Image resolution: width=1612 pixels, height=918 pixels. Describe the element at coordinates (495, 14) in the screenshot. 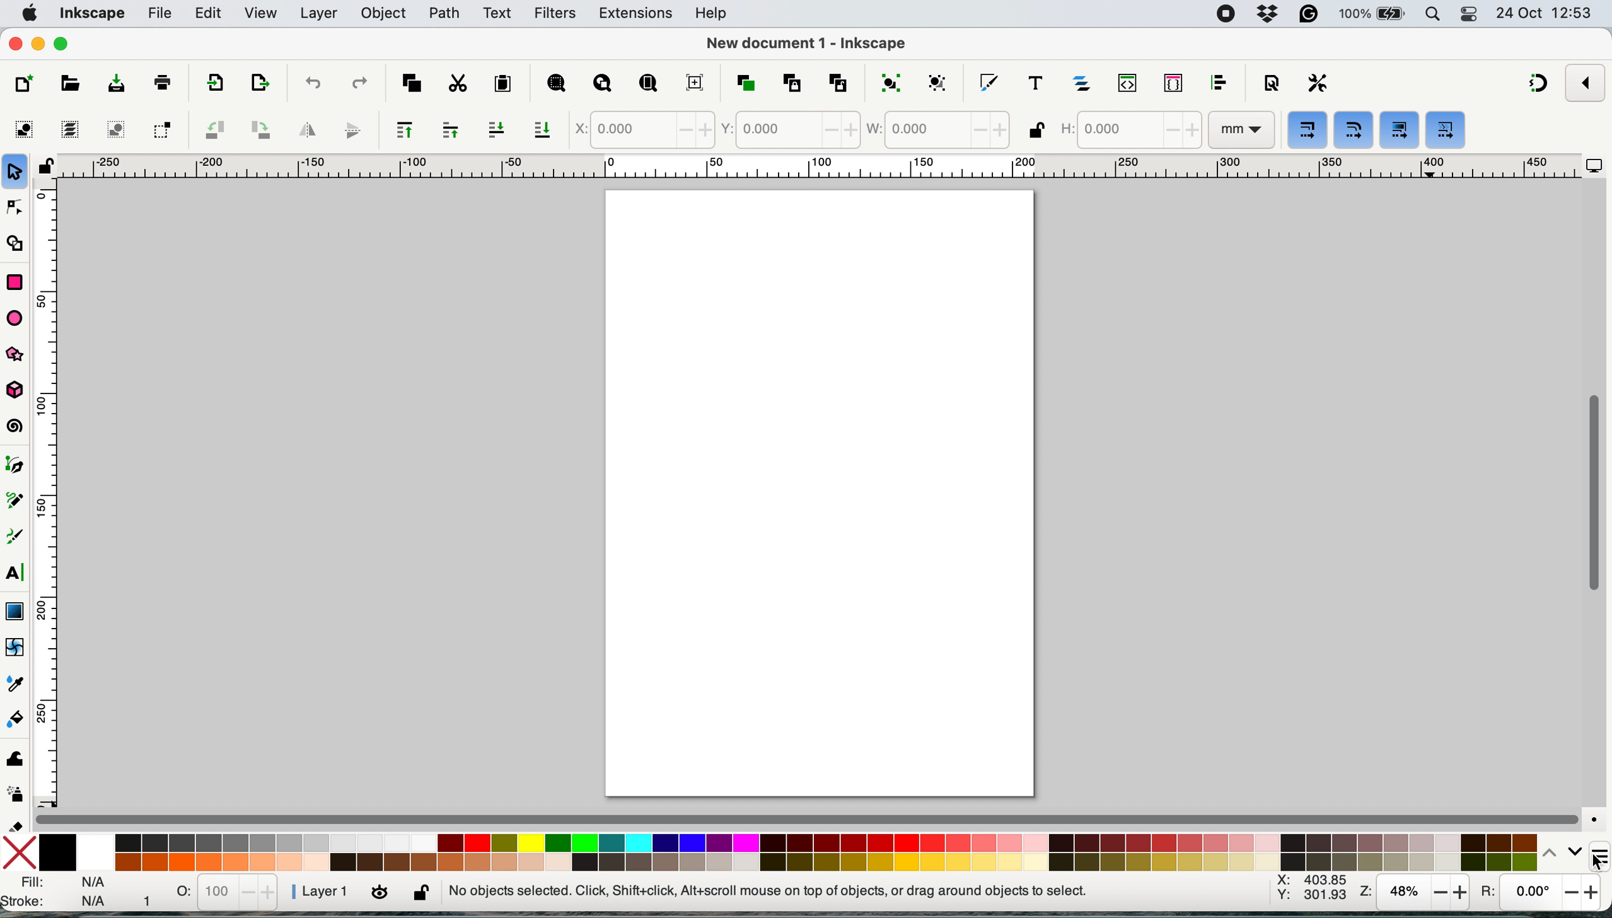

I see `text` at that location.